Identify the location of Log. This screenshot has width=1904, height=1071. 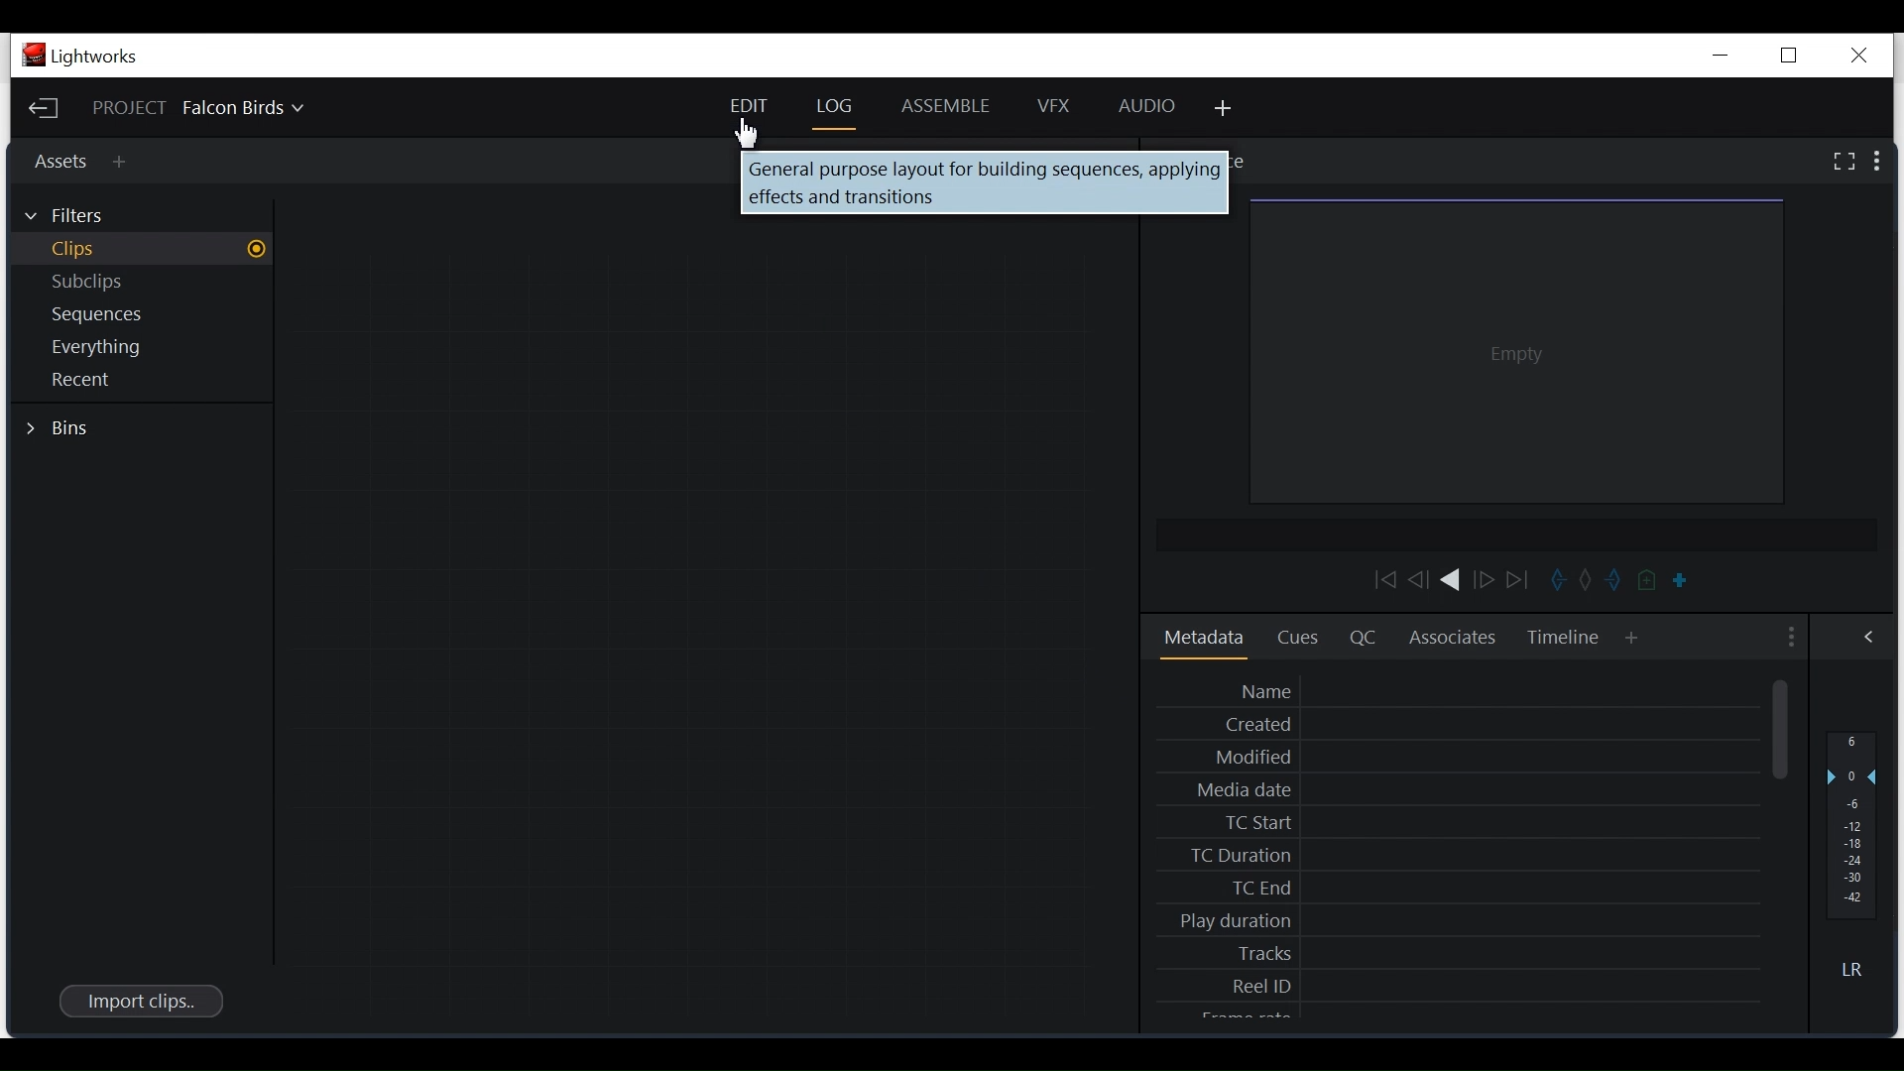
(834, 104).